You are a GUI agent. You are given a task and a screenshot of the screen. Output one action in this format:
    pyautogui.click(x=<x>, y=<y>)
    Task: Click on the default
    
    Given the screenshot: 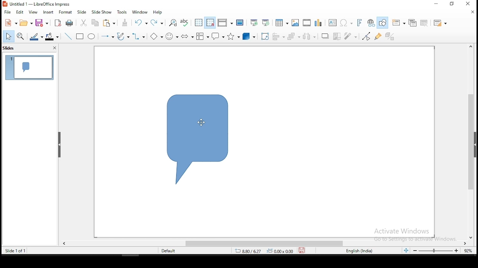 What is the action you would take?
    pyautogui.click(x=169, y=251)
    